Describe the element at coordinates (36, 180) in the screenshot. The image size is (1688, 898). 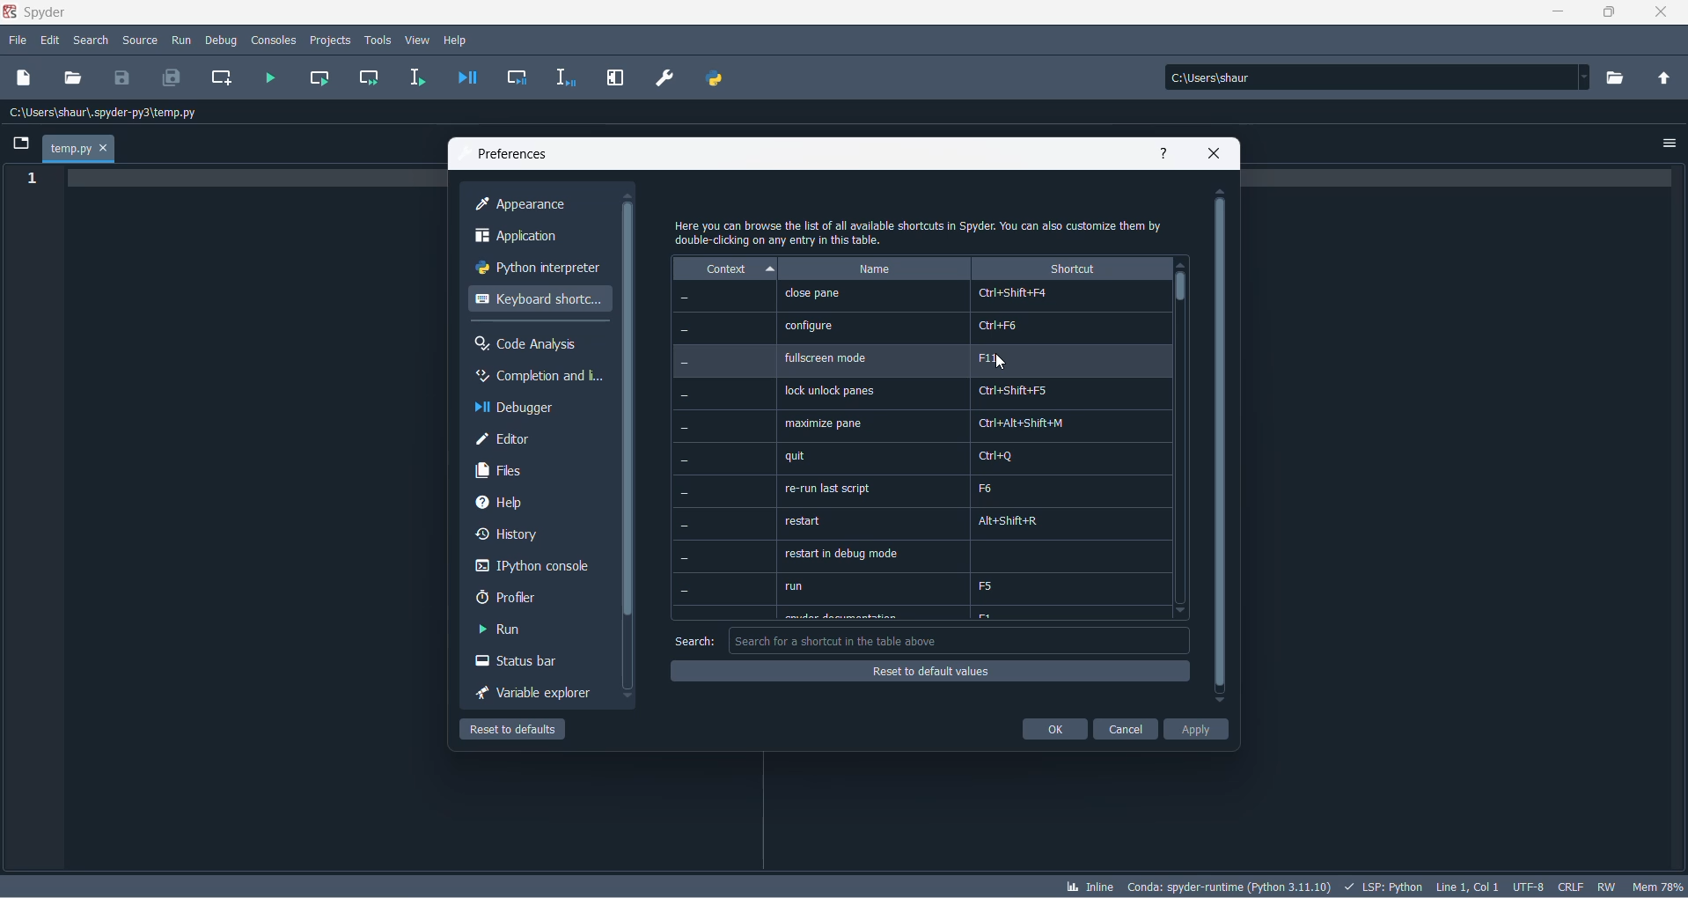
I see `line number` at that location.